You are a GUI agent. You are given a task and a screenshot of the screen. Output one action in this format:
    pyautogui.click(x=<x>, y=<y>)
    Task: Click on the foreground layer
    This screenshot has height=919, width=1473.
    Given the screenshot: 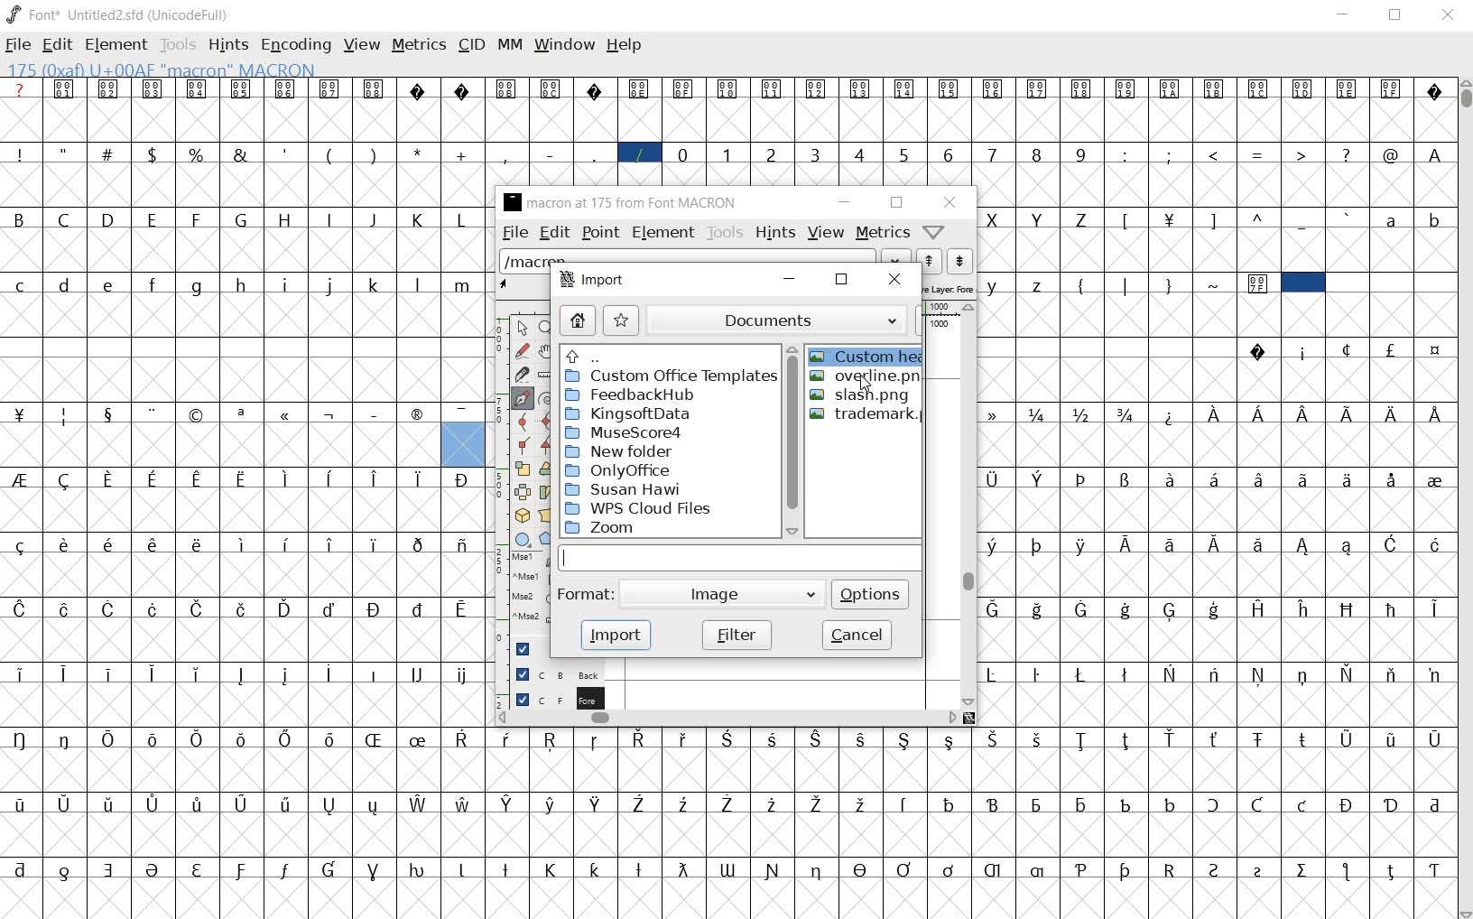 What is the action you would take?
    pyautogui.click(x=559, y=699)
    